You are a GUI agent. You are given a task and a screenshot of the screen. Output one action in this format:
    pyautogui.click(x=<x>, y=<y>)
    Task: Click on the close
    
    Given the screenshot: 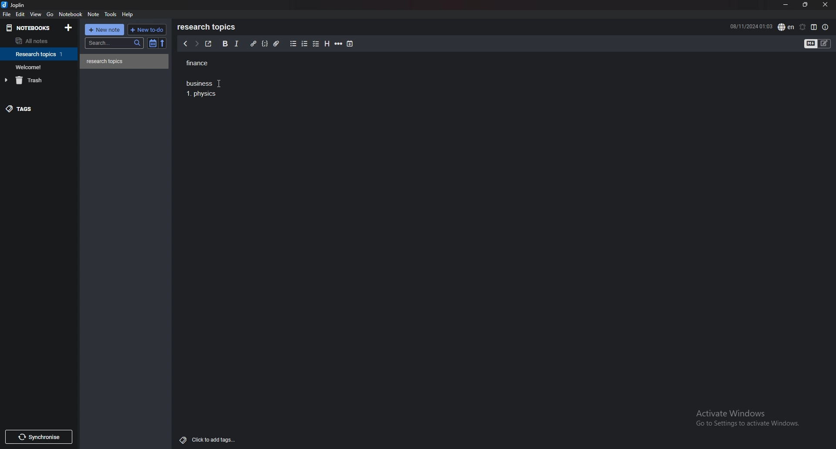 What is the action you would take?
    pyautogui.click(x=825, y=5)
    